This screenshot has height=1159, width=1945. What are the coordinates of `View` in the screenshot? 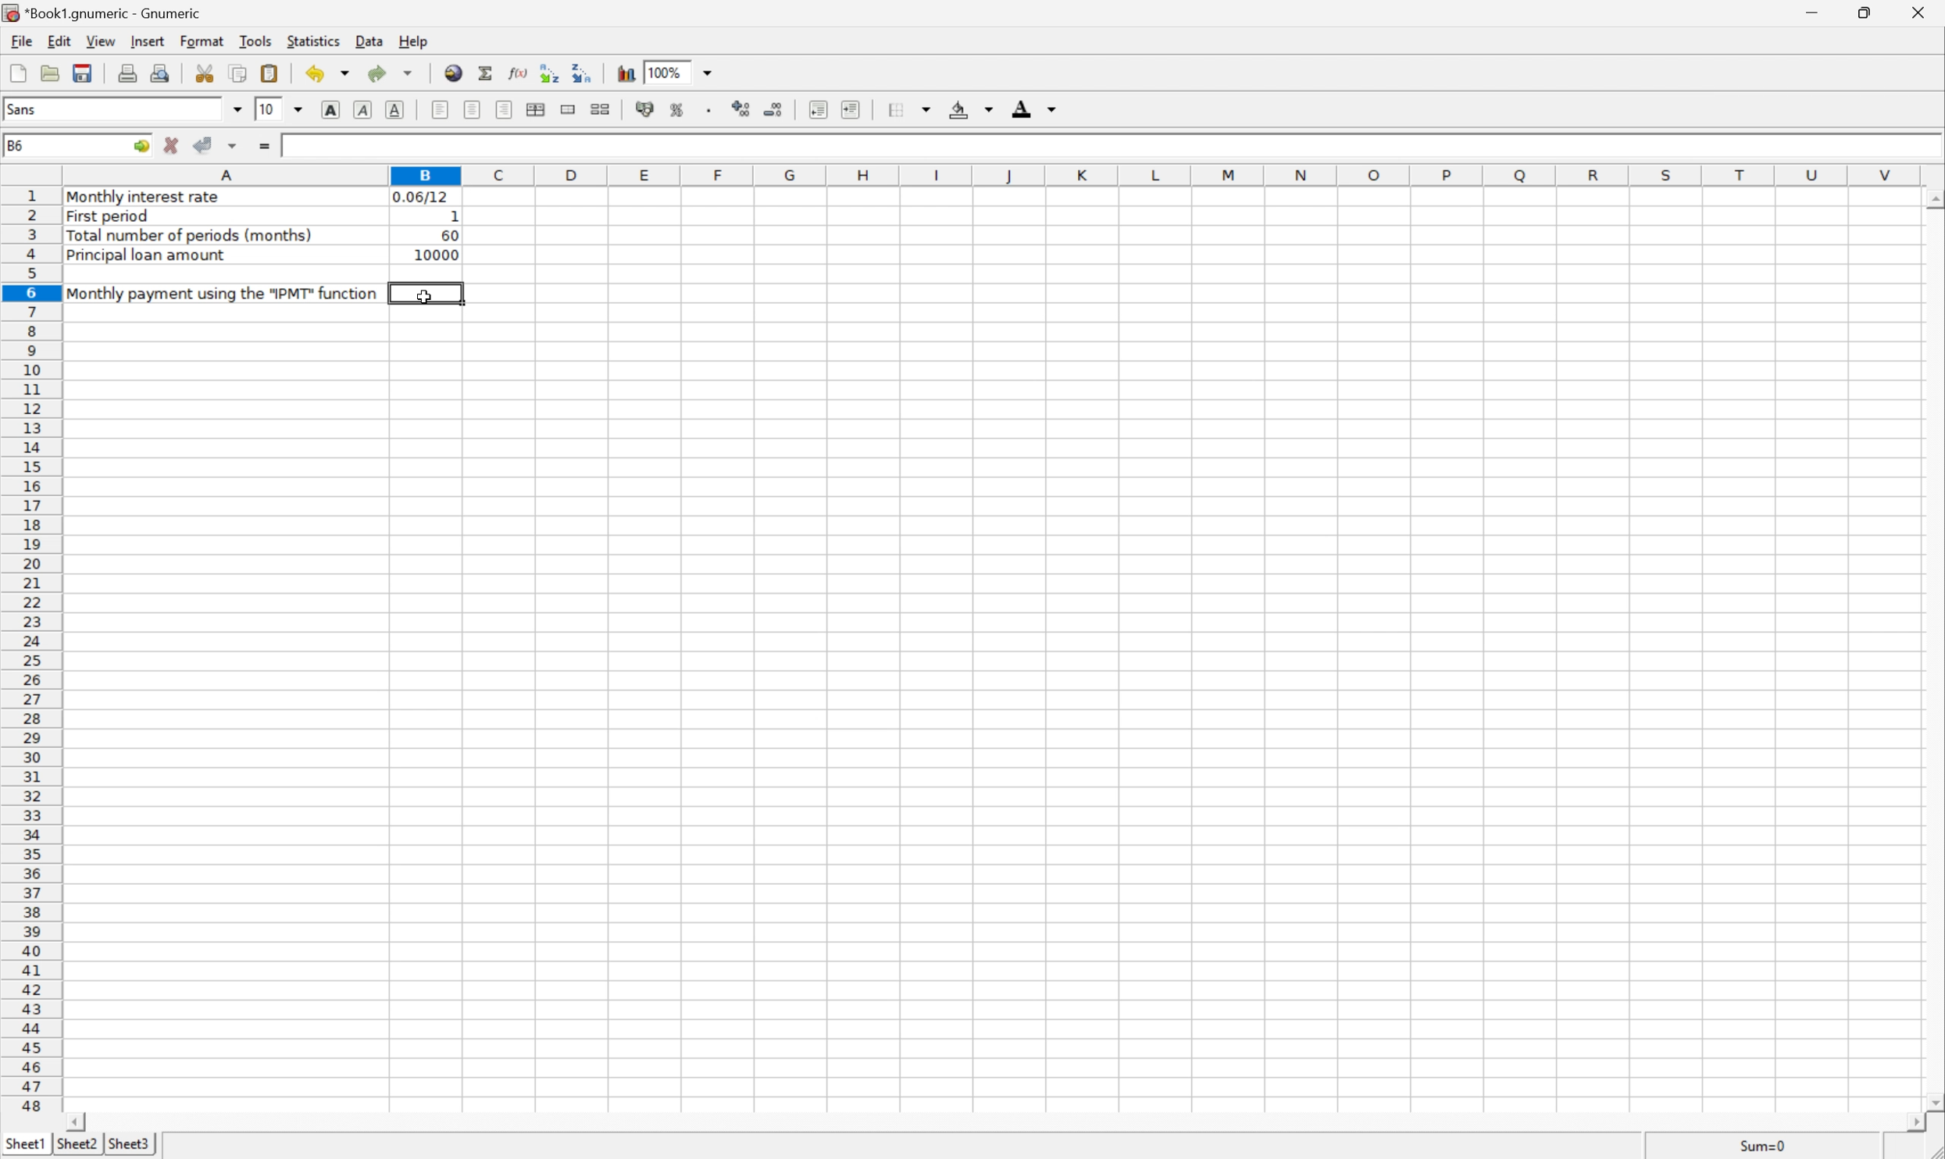 It's located at (98, 41).